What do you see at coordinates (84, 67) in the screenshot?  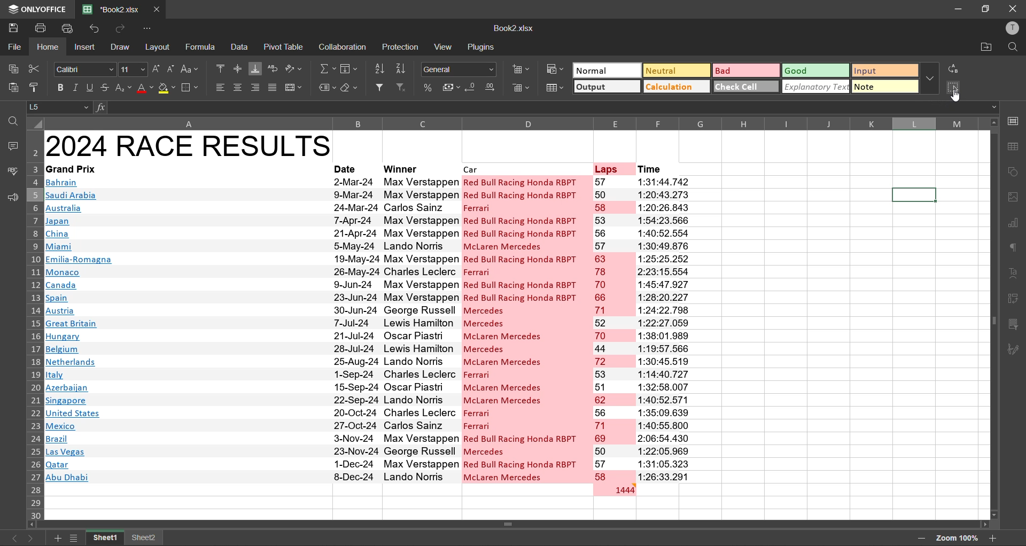 I see `font style` at bounding box center [84, 67].